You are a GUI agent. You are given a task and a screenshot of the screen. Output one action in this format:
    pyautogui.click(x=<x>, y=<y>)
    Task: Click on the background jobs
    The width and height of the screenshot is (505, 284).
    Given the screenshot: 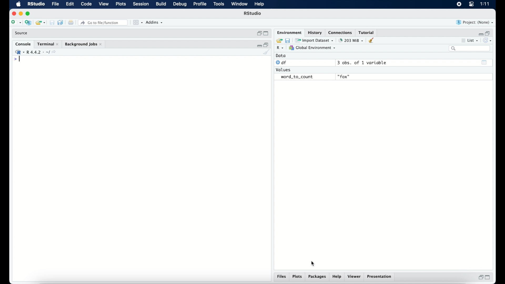 What is the action you would take?
    pyautogui.click(x=84, y=45)
    